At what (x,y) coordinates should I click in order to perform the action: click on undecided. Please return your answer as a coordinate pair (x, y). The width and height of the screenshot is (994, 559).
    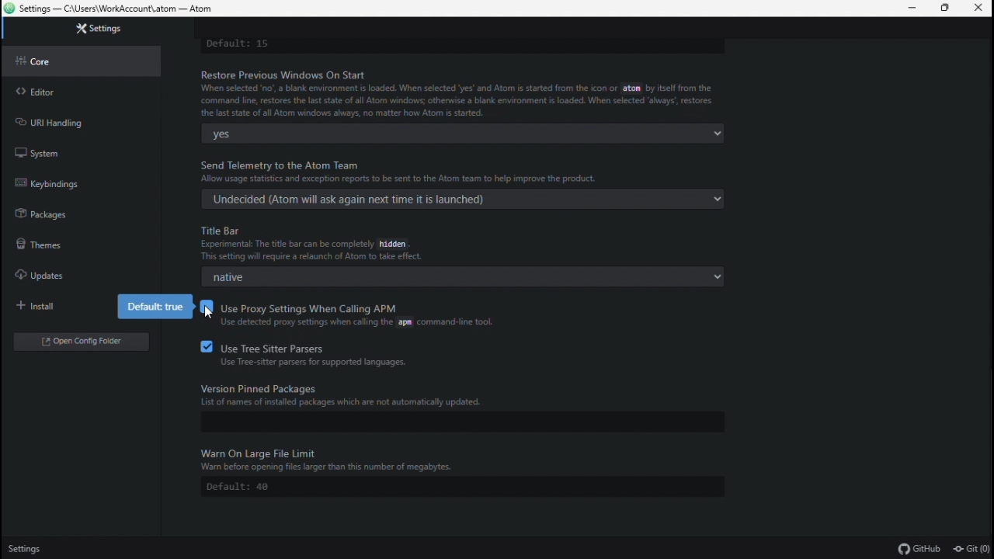
    Looking at the image, I should click on (459, 198).